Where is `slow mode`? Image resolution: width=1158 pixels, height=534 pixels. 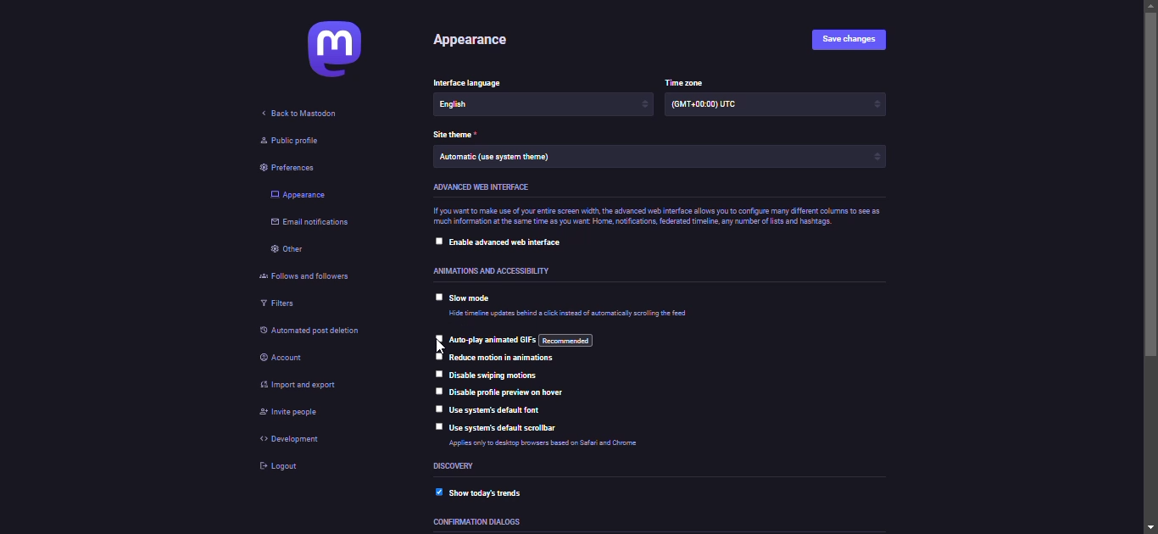
slow mode is located at coordinates (470, 299).